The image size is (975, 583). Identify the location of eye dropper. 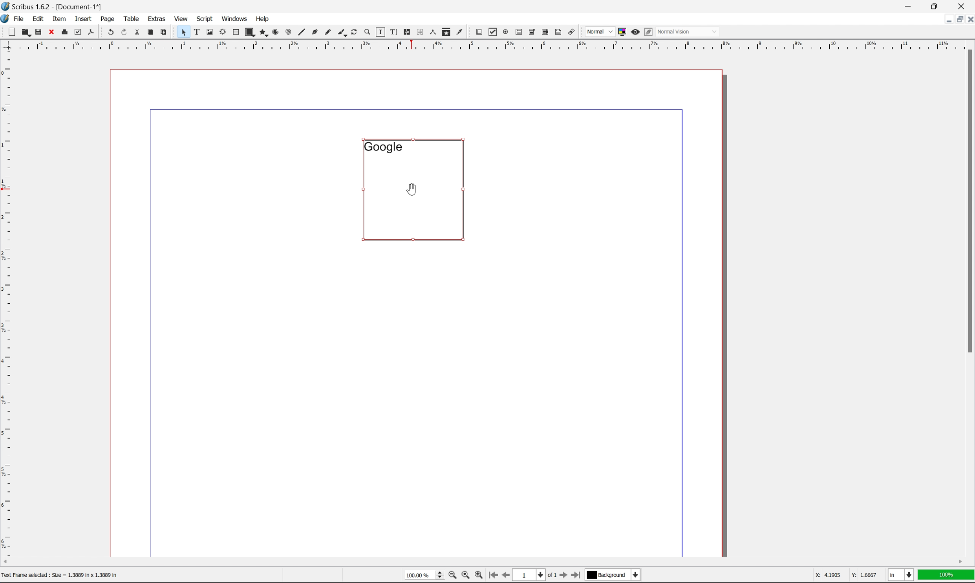
(460, 31).